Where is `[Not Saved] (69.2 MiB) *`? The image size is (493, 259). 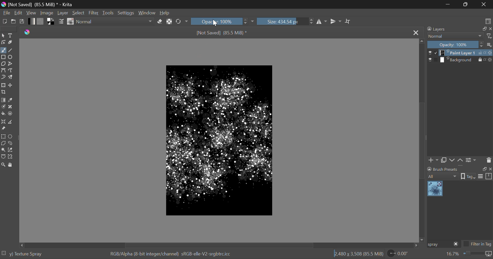 [Not Saved] (69.2 MiB) * is located at coordinates (222, 33).